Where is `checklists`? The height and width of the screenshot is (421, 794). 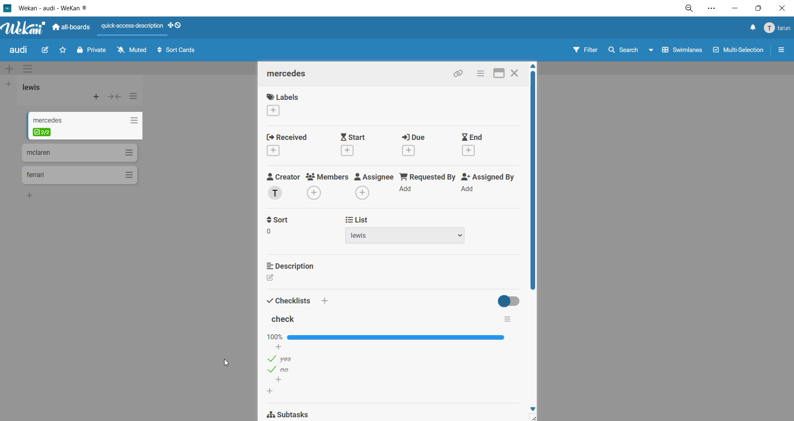
checklists is located at coordinates (299, 298).